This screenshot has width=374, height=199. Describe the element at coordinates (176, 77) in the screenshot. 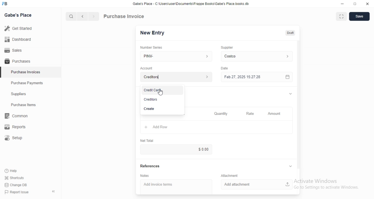

I see `Creditors` at that location.